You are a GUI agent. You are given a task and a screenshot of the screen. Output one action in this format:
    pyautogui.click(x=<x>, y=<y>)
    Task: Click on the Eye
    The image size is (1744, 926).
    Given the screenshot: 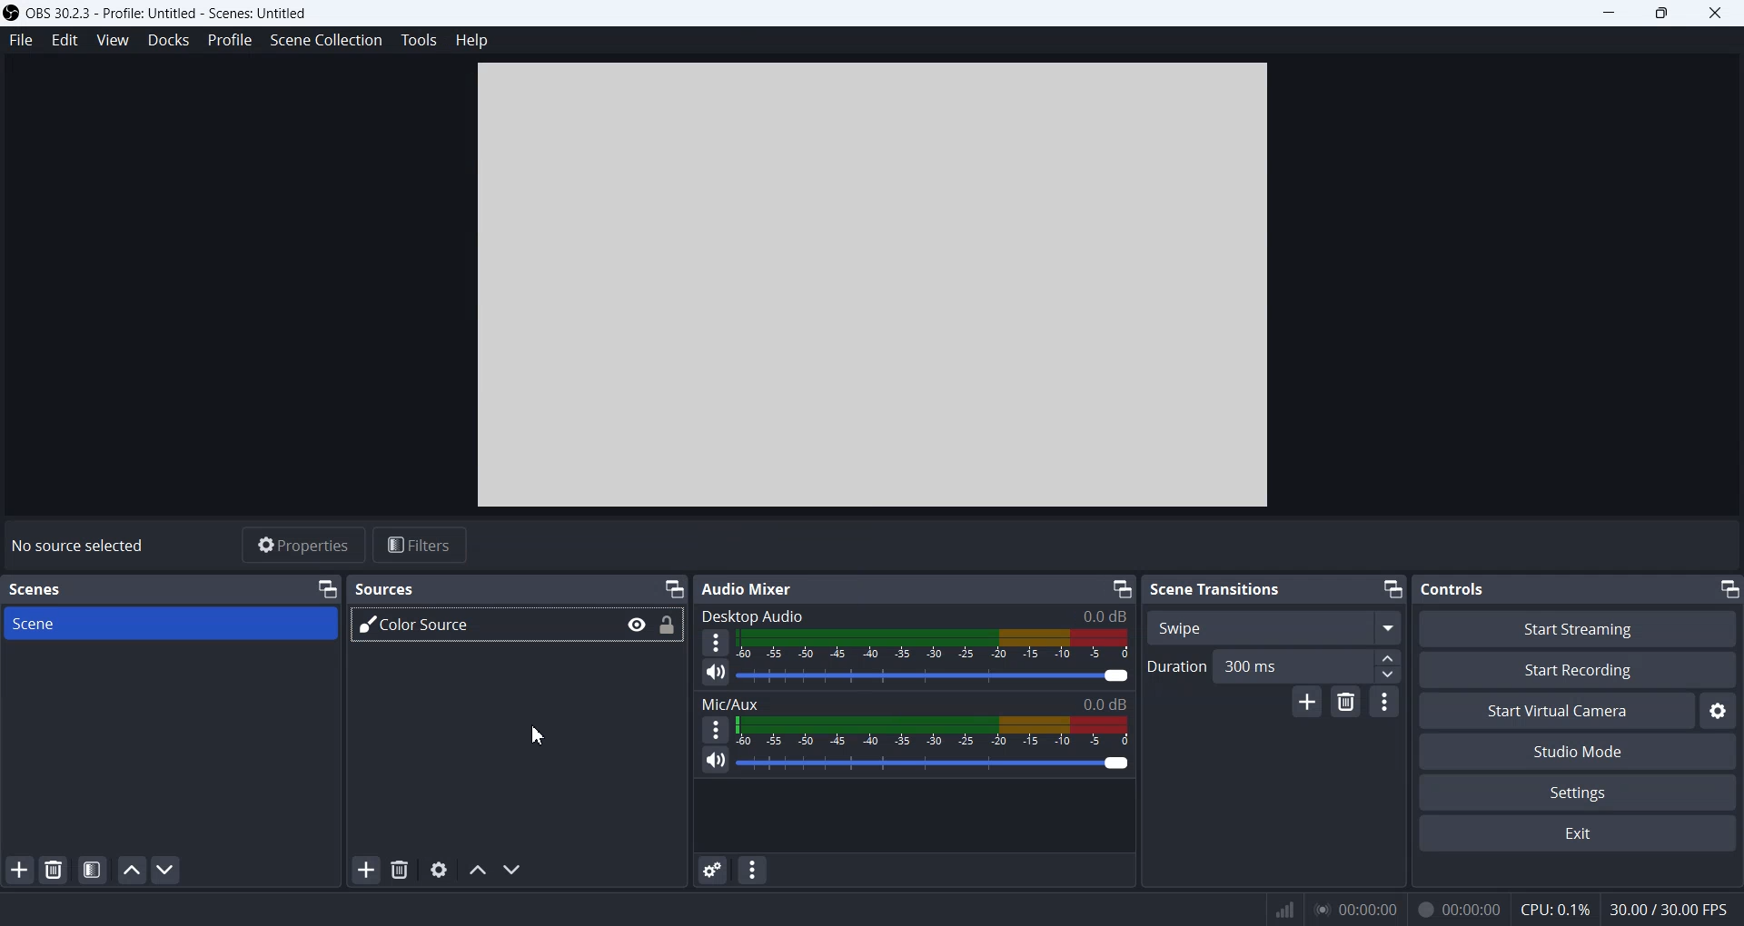 What is the action you would take?
    pyautogui.click(x=638, y=625)
    